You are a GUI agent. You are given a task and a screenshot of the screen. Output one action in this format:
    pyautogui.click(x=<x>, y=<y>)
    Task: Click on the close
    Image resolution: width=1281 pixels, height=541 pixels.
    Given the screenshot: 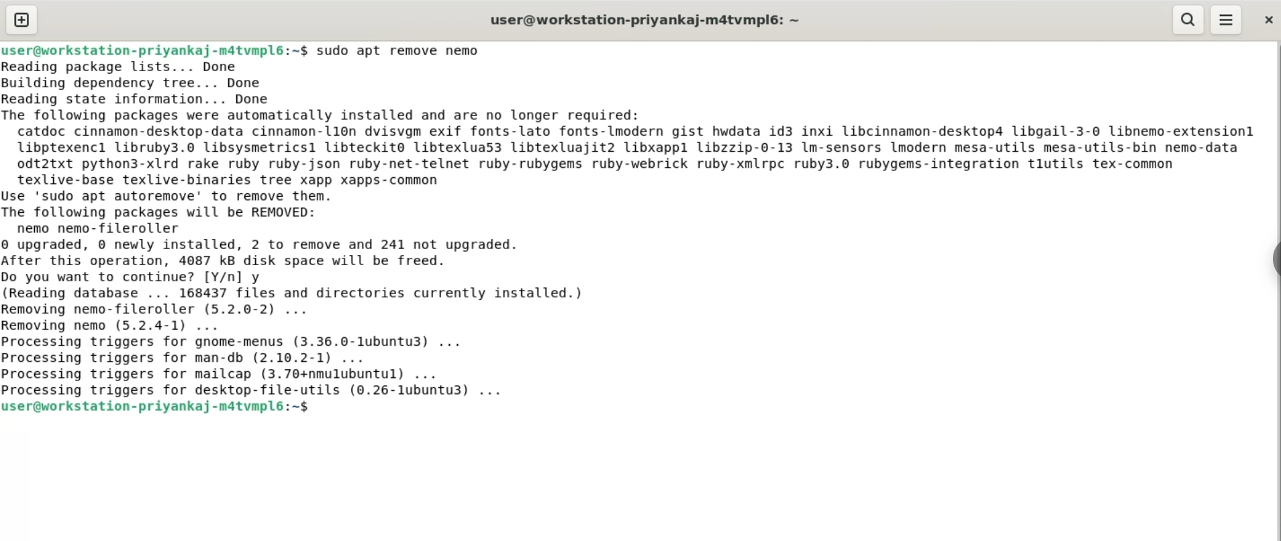 What is the action you would take?
    pyautogui.click(x=1268, y=21)
    